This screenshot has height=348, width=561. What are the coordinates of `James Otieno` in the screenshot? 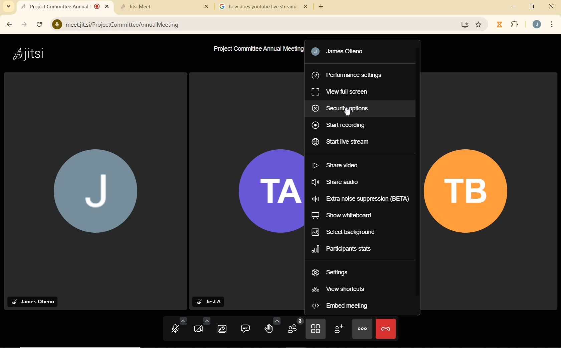 It's located at (34, 301).